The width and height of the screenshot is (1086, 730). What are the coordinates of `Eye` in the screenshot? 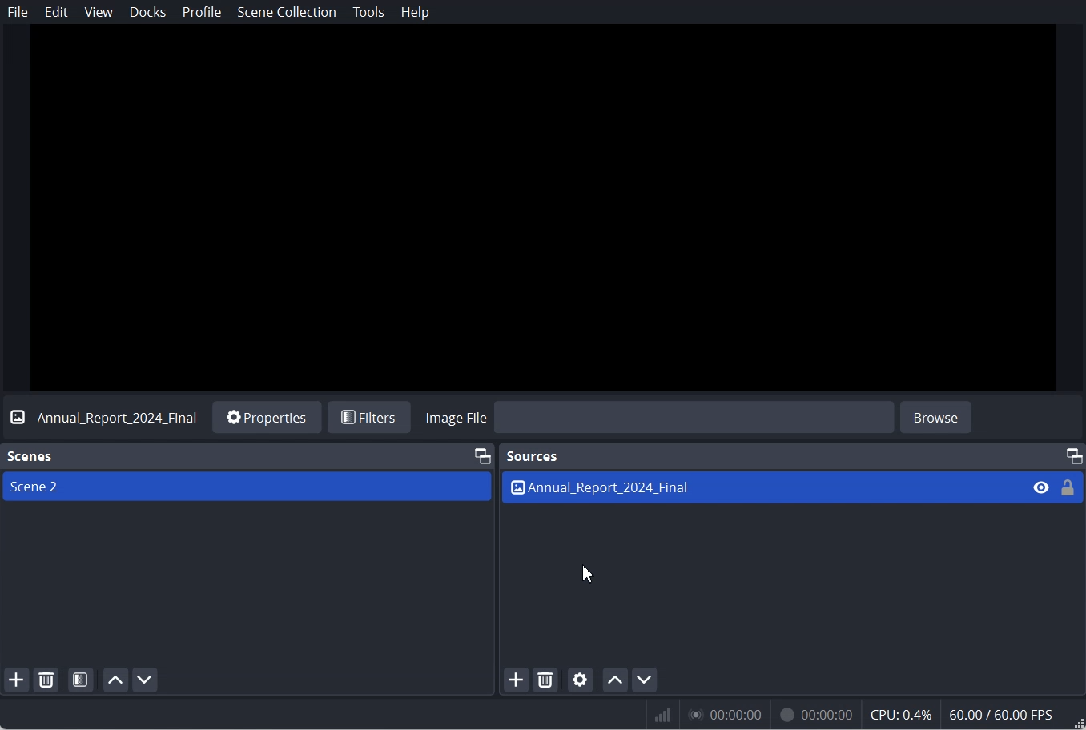 It's located at (1041, 487).